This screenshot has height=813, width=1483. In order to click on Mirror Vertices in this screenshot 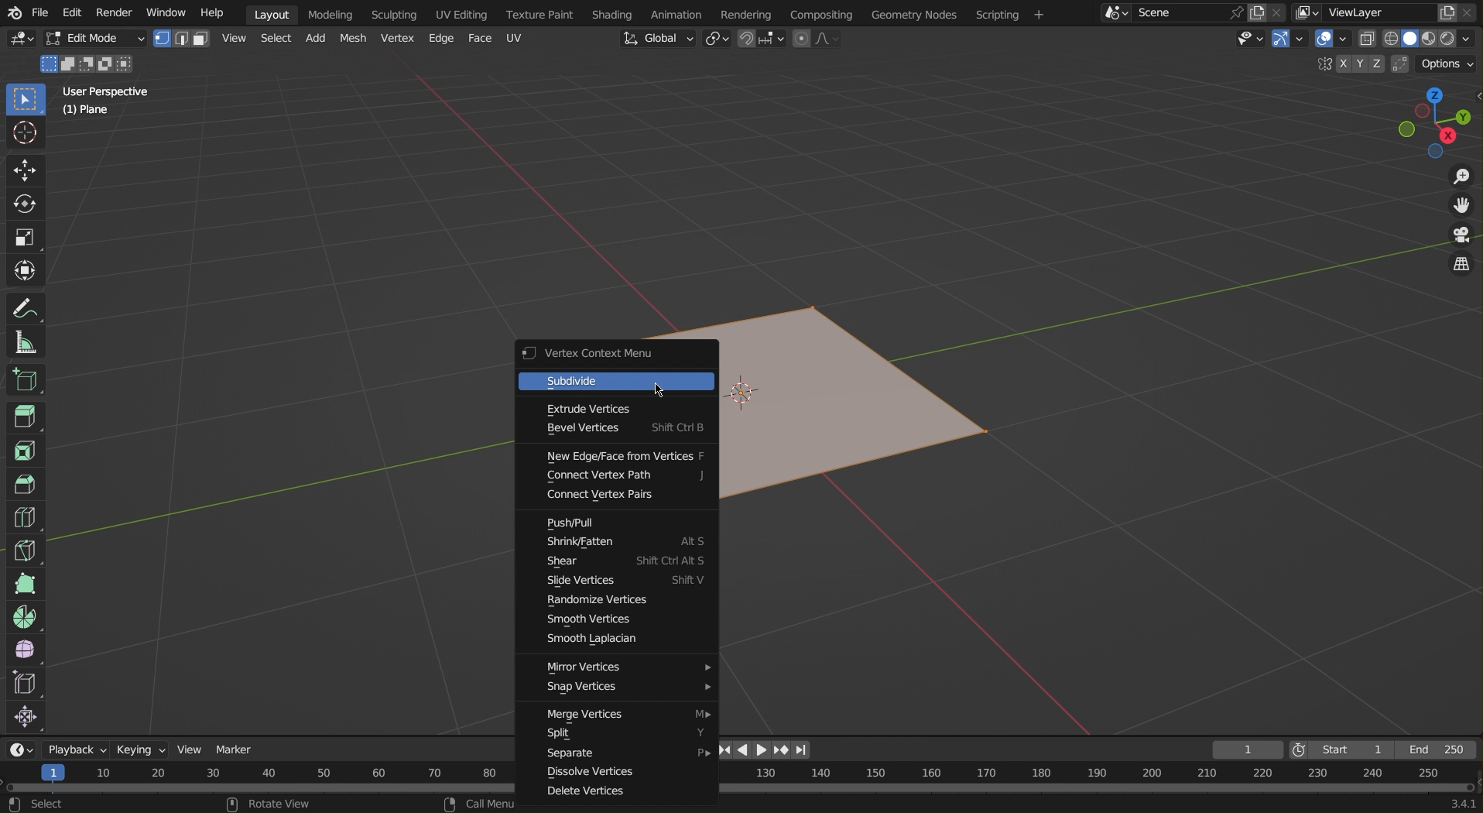, I will do `click(623, 668)`.